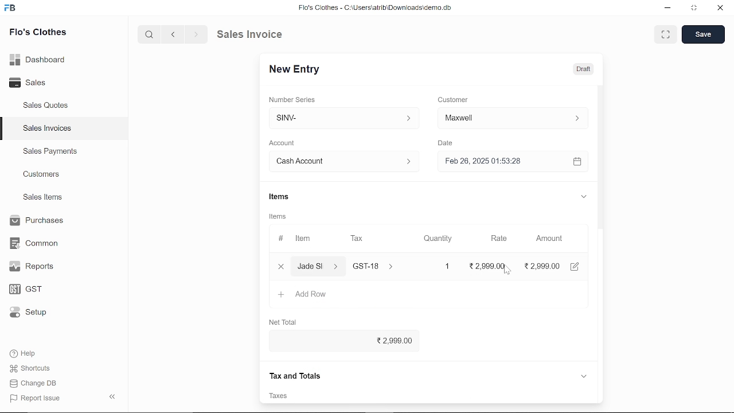  What do you see at coordinates (296, 239) in the screenshot?
I see `Item` at bounding box center [296, 239].